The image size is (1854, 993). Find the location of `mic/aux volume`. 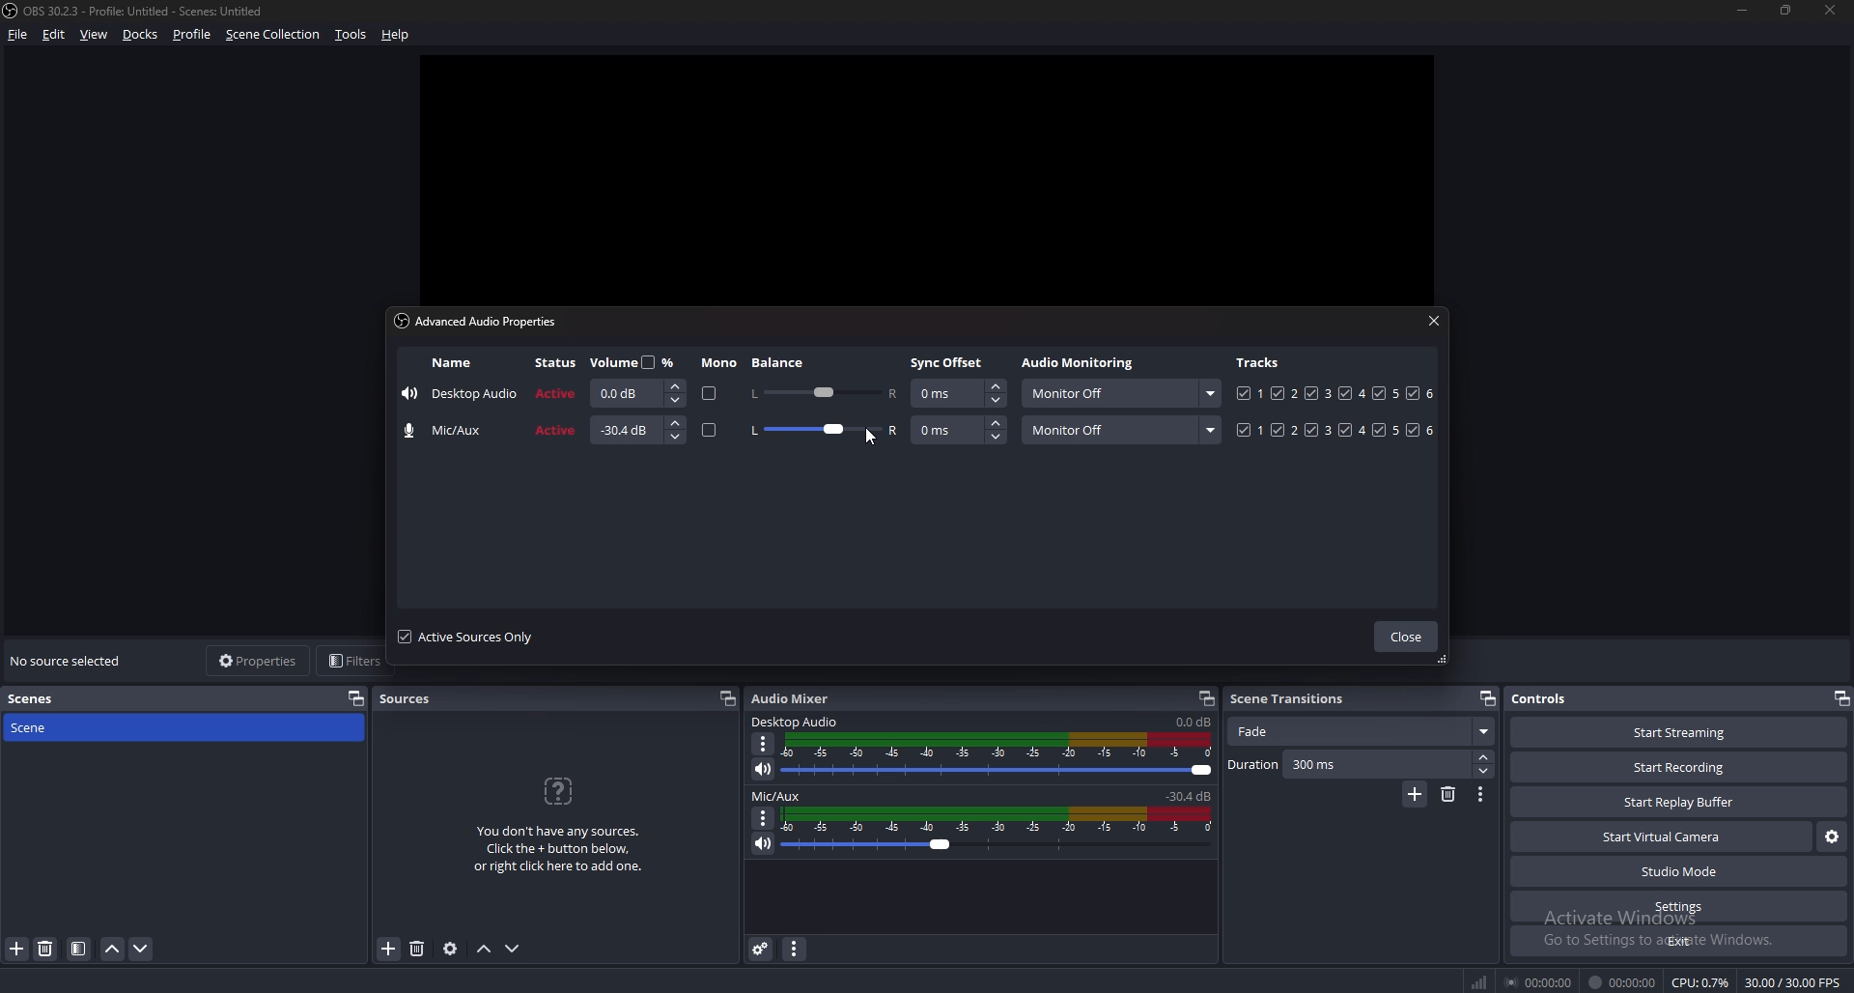

mic/aux volume is located at coordinates (1192, 795).